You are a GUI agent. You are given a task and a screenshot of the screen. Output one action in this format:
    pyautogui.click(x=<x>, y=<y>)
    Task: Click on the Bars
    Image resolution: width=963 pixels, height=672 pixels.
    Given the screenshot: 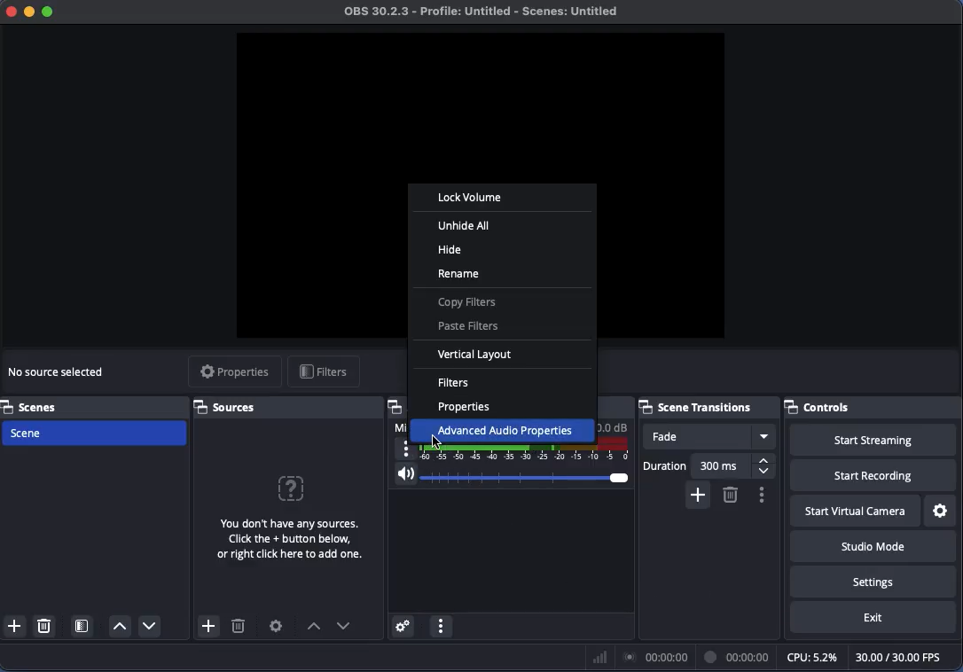 What is the action you would take?
    pyautogui.click(x=600, y=657)
    